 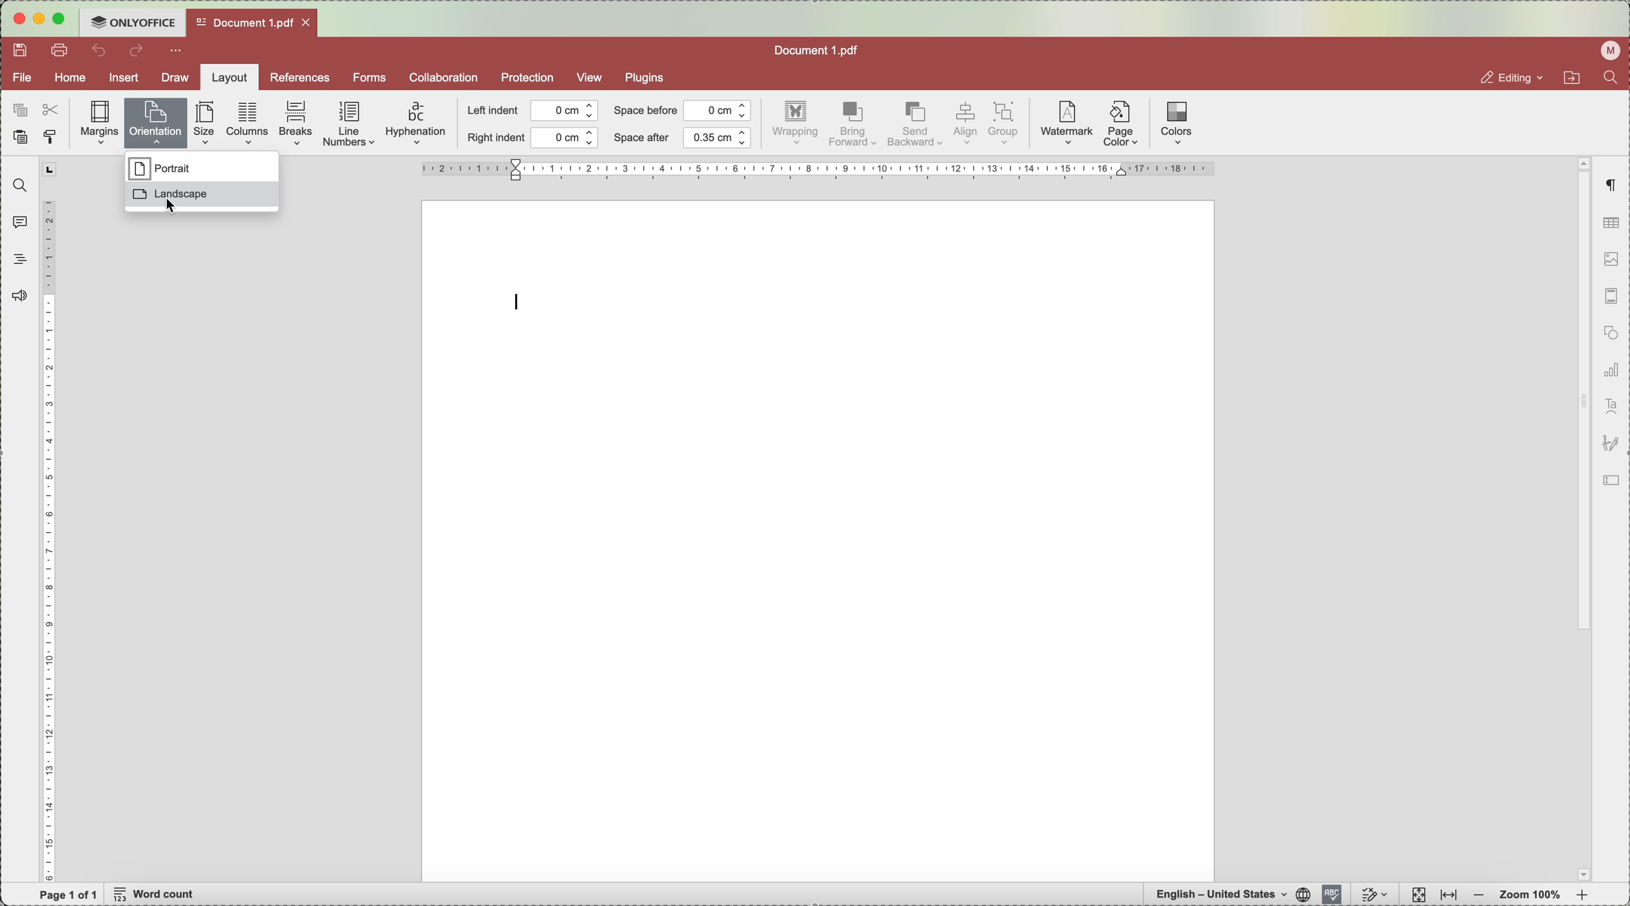 What do you see at coordinates (23, 78) in the screenshot?
I see `file` at bounding box center [23, 78].